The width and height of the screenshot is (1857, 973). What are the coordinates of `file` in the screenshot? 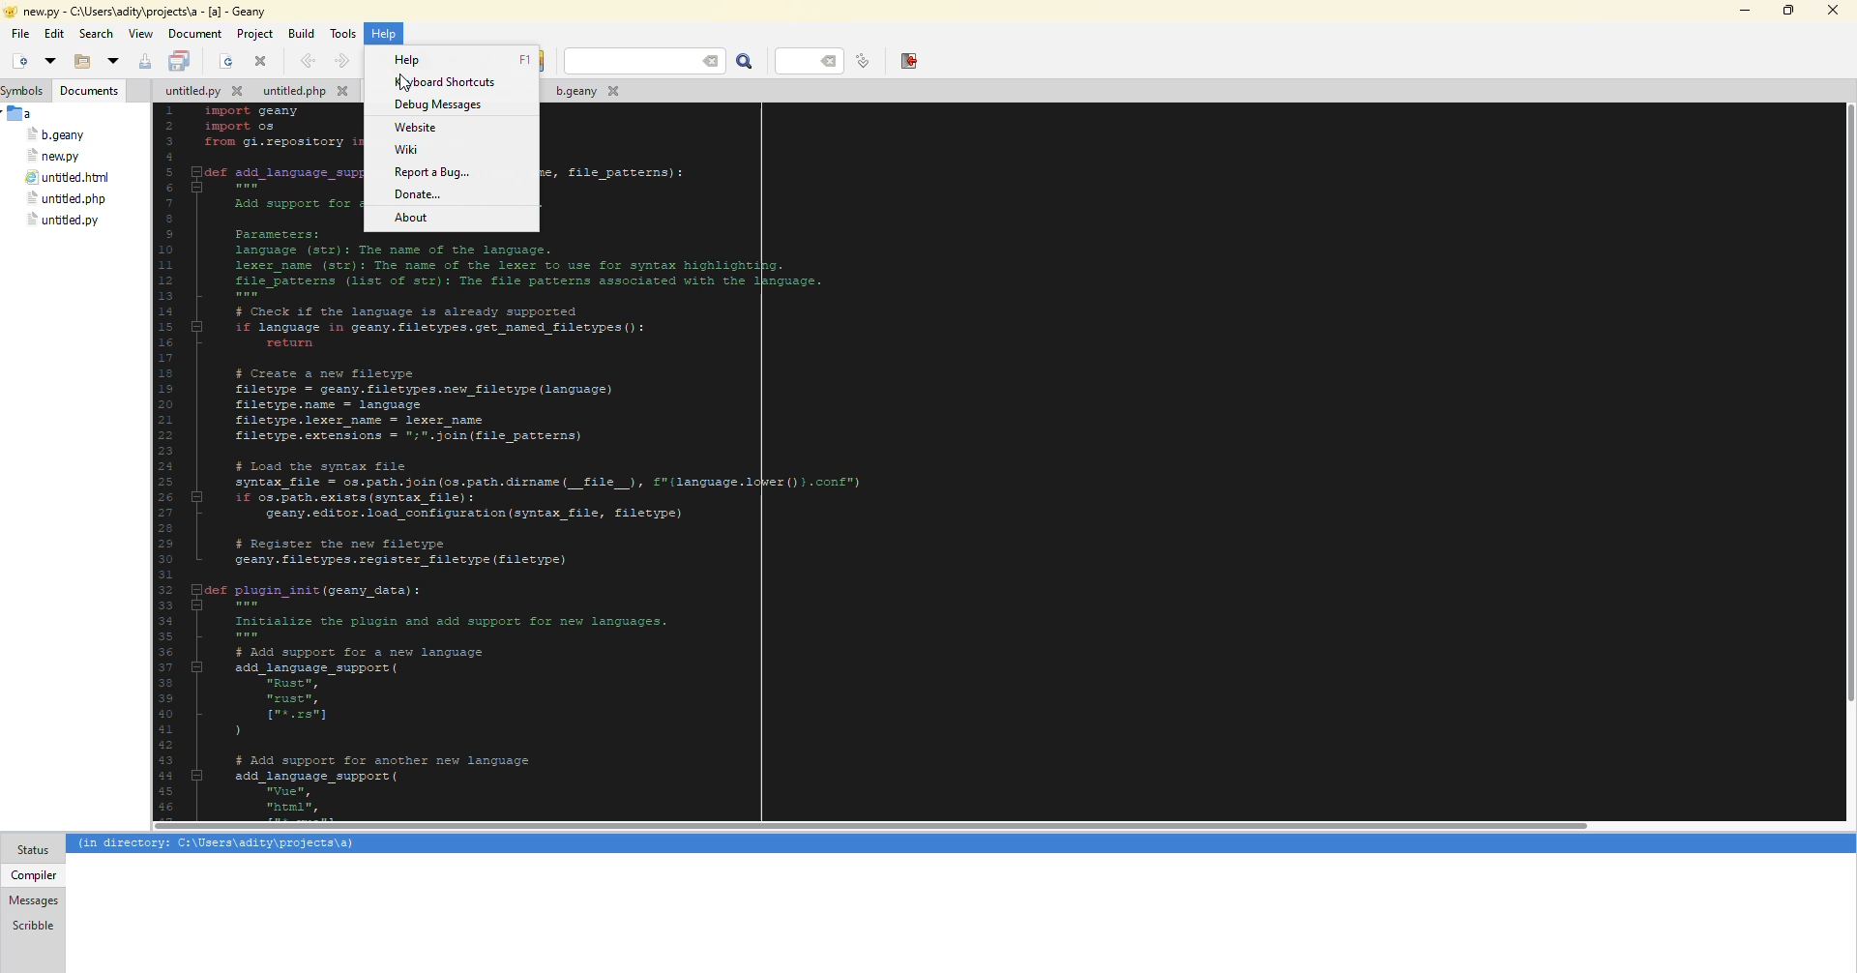 It's located at (68, 179).